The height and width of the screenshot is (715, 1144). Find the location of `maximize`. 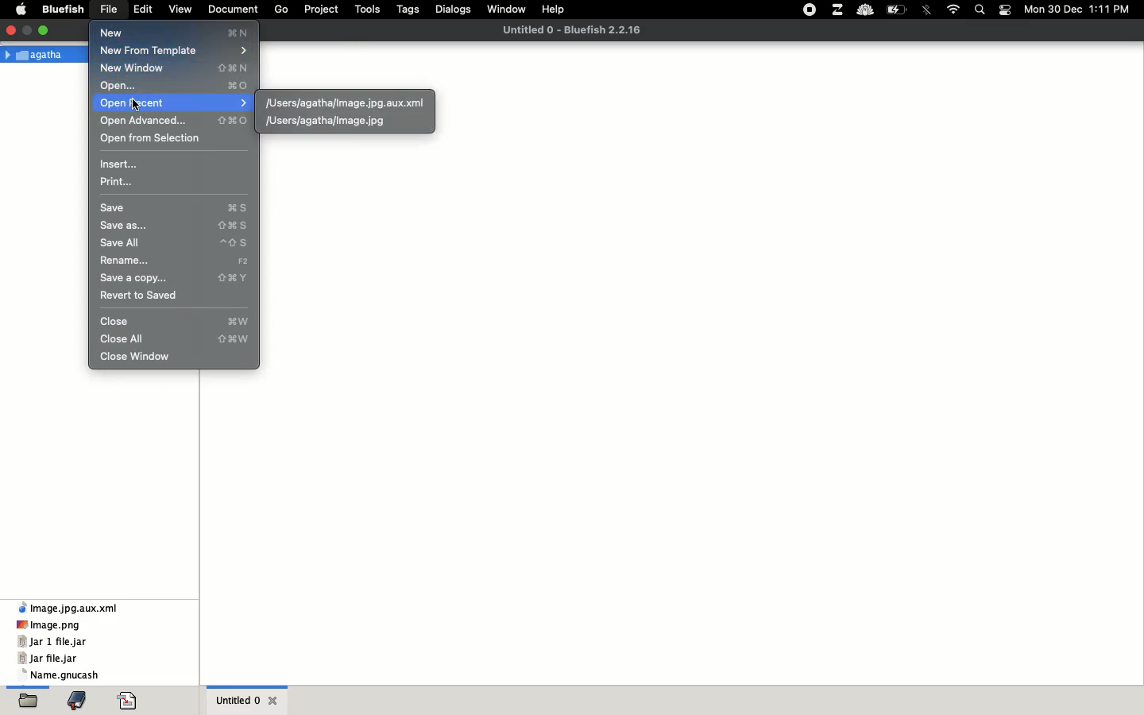

maximize is located at coordinates (46, 29).